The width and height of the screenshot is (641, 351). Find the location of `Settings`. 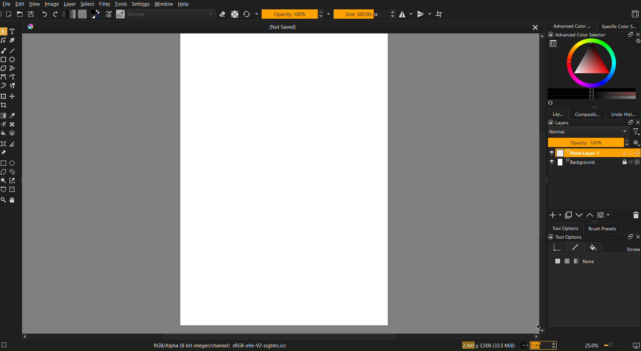

Settings is located at coordinates (604, 216).